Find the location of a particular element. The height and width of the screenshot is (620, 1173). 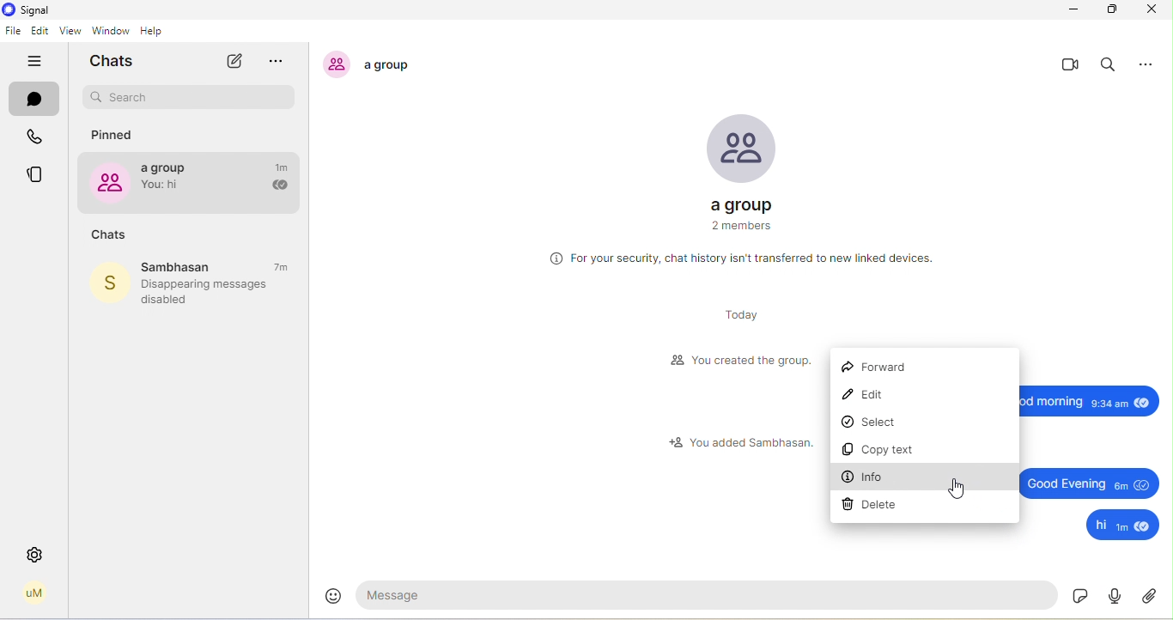

forward is located at coordinates (878, 368).